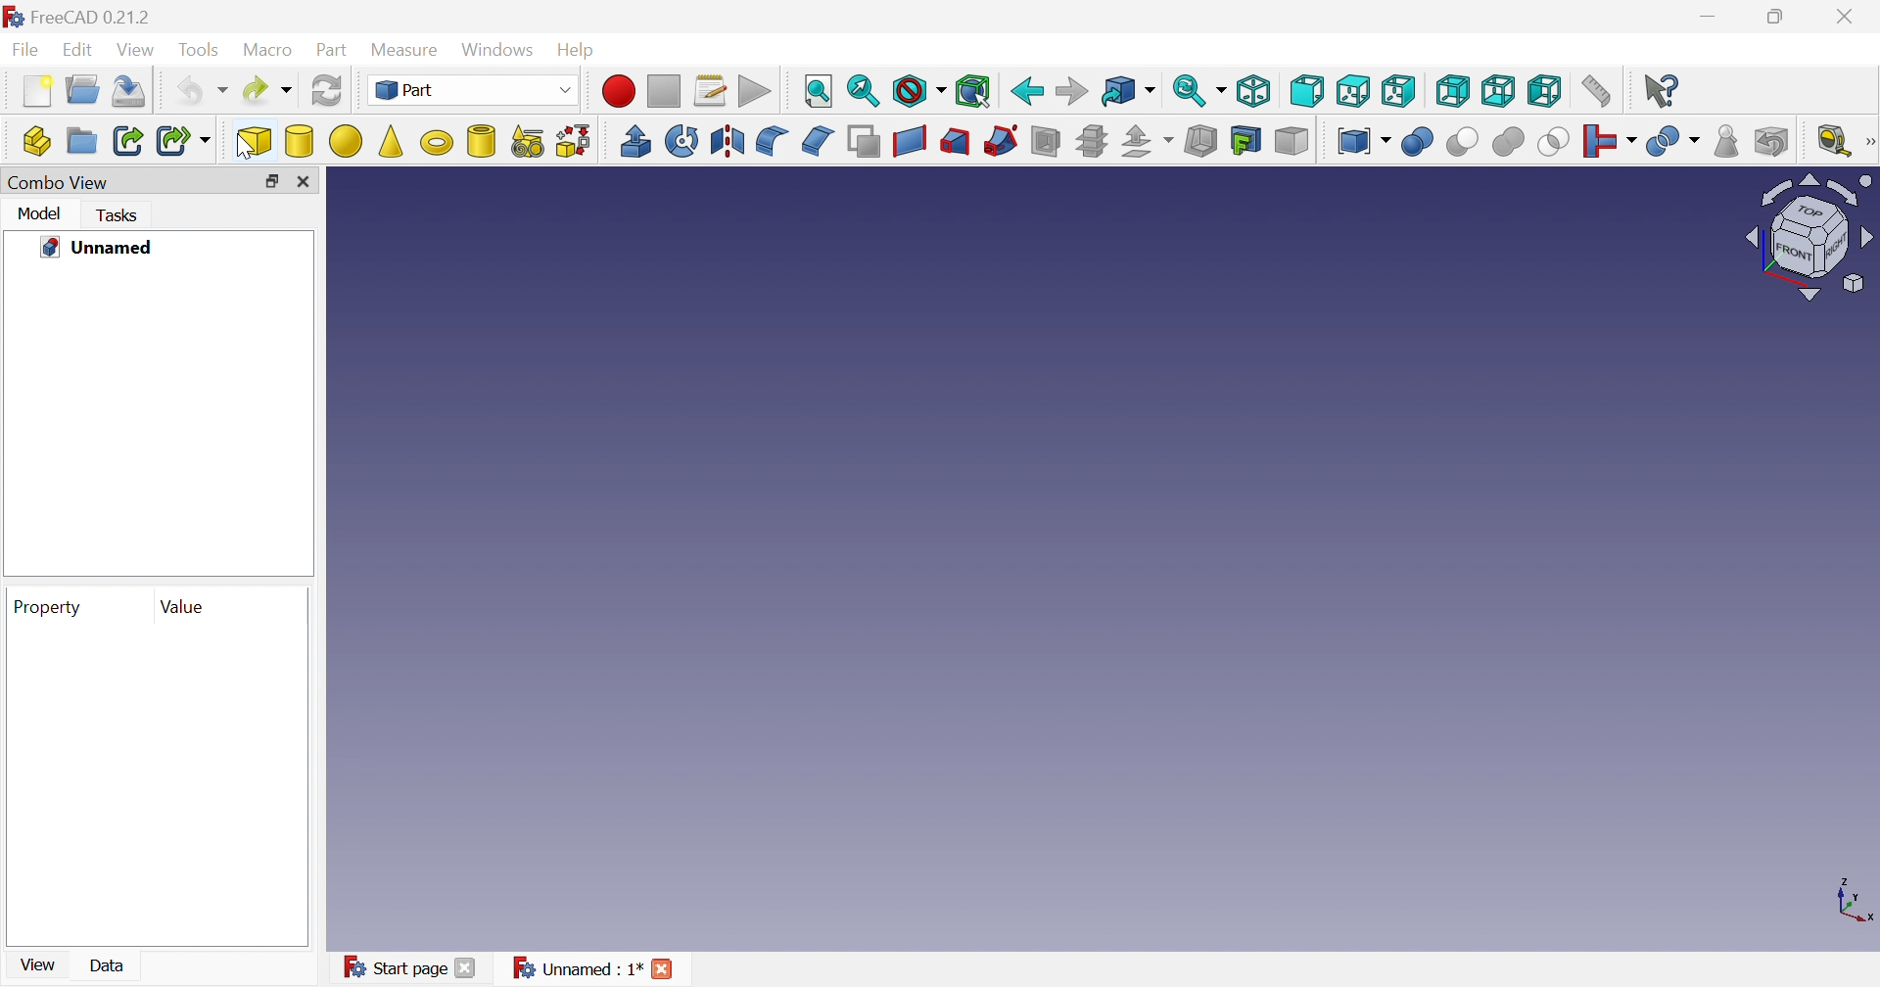 This screenshot has width=1880, height=987. What do you see at coordinates (129, 139) in the screenshot?
I see `Make link` at bounding box center [129, 139].